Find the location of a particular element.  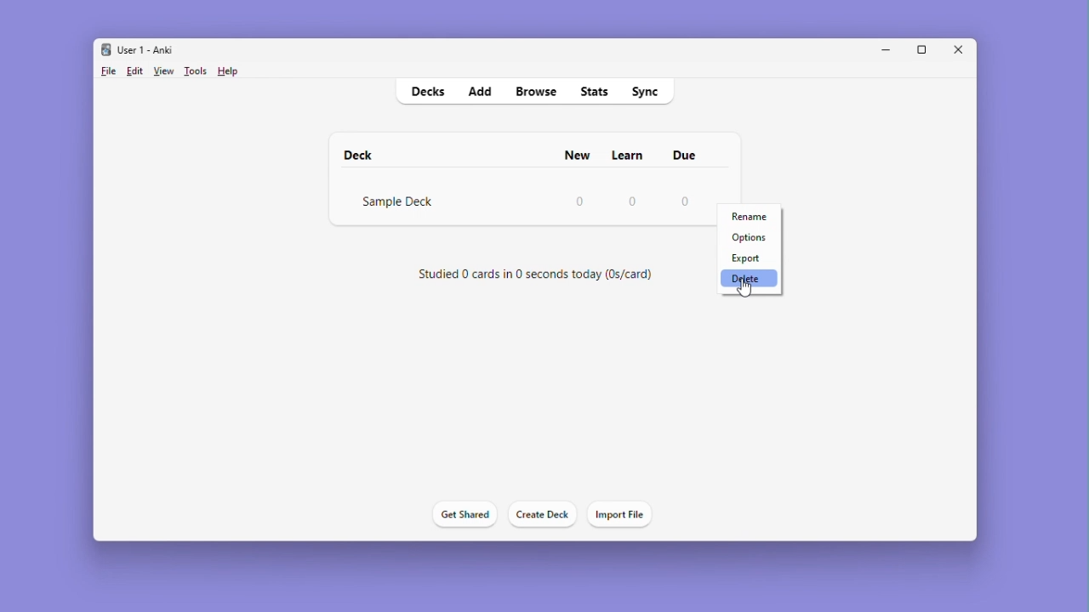

Rename is located at coordinates (751, 218).